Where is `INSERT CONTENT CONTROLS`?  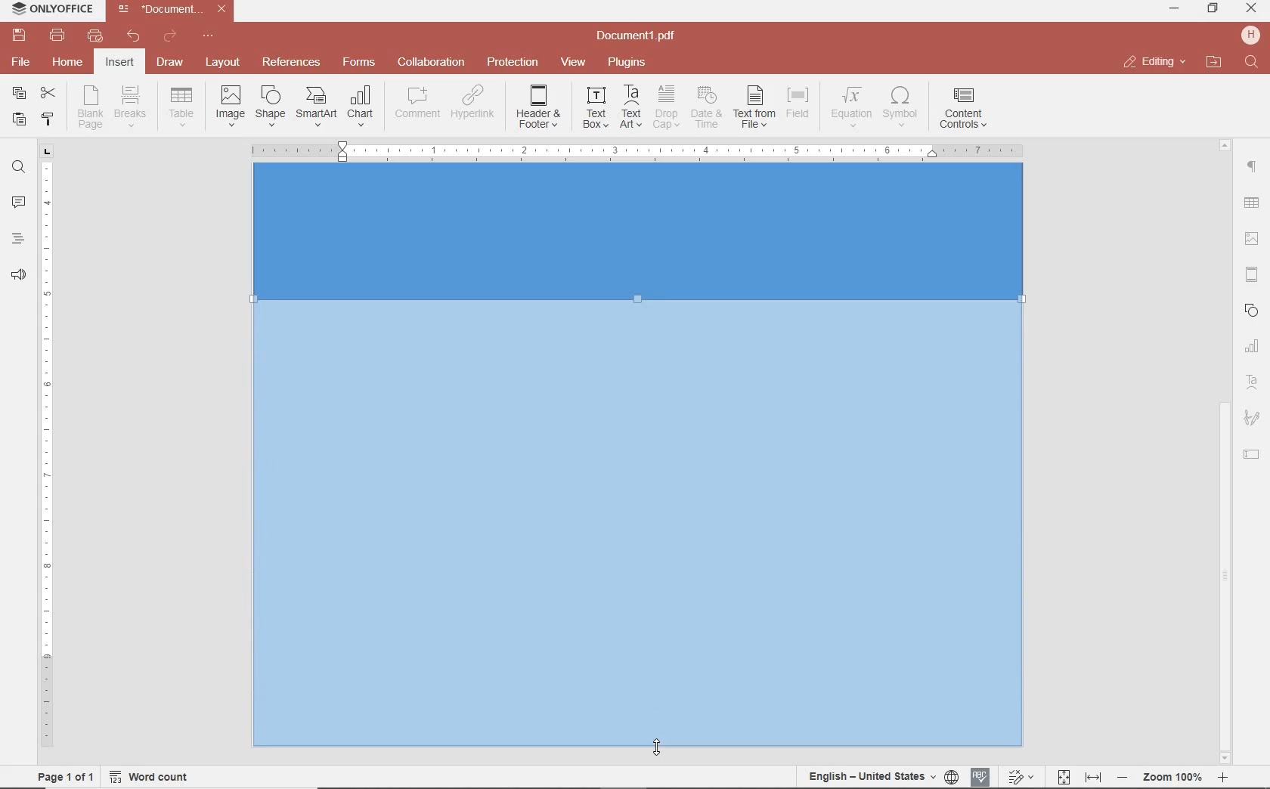 INSERT CONTENT CONTROLS is located at coordinates (963, 109).